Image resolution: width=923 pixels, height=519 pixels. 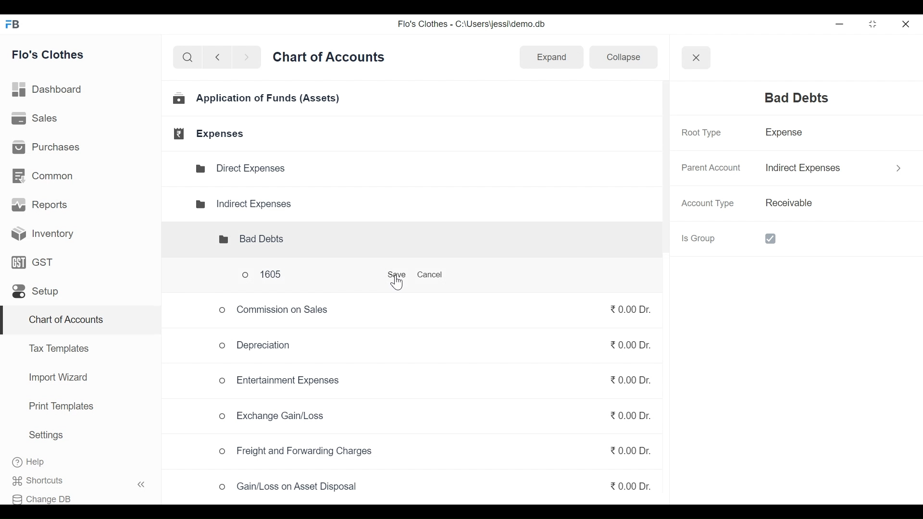 I want to click on More options, so click(x=894, y=166).